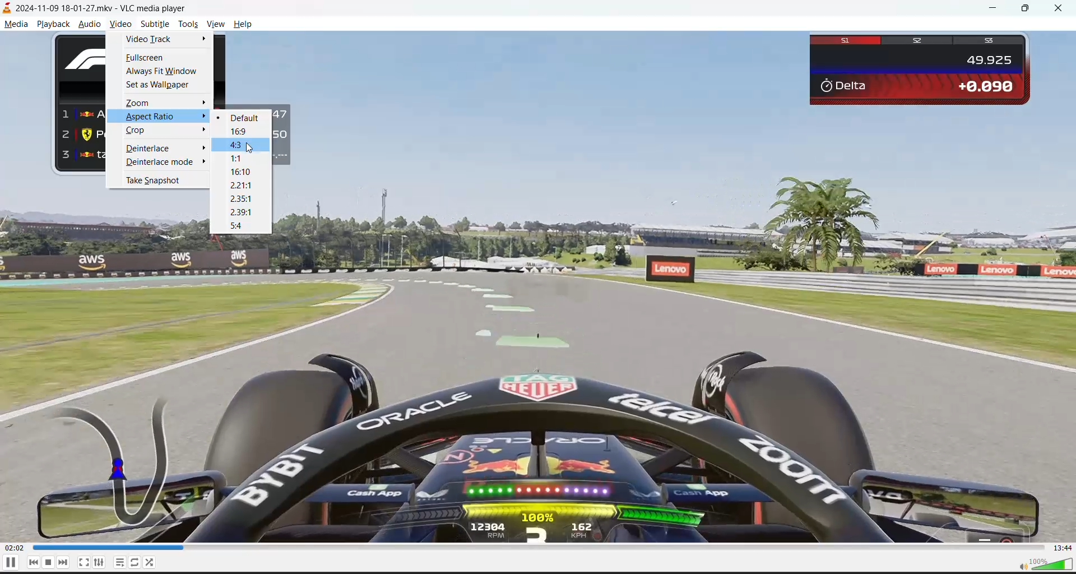 The width and height of the screenshot is (1076, 574). What do you see at coordinates (1028, 9) in the screenshot?
I see `maximize` at bounding box center [1028, 9].